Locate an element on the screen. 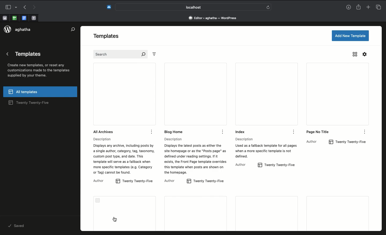 The height and width of the screenshot is (235, 386). Add new tab is located at coordinates (368, 6).